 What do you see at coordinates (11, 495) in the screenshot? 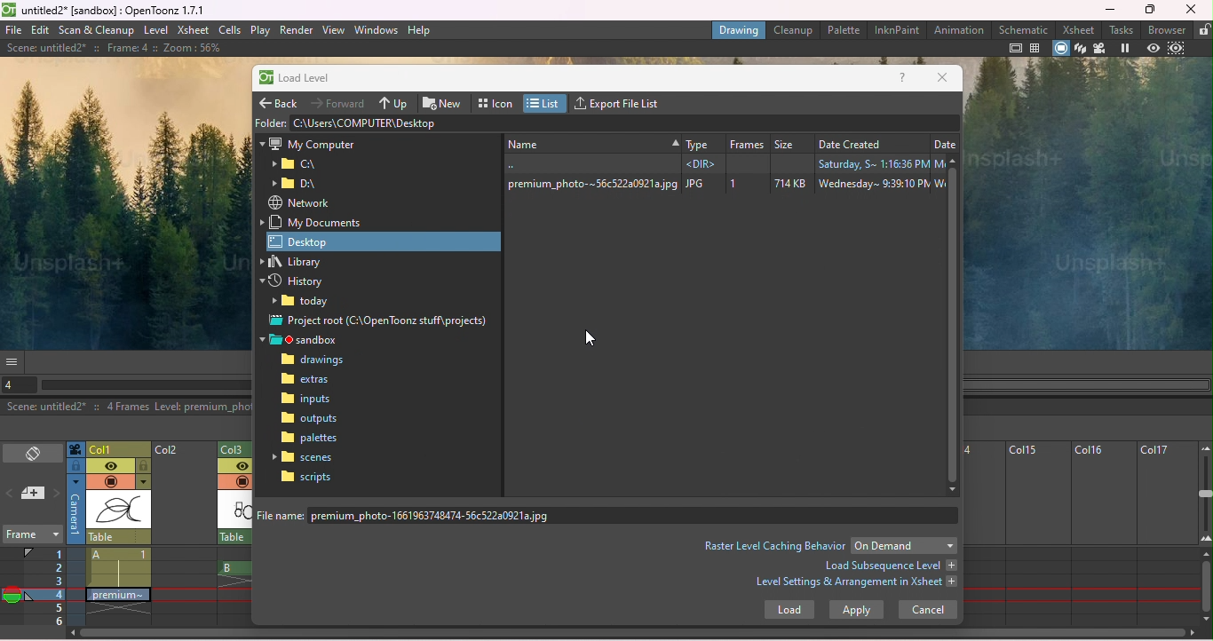
I see `Previous memo` at bounding box center [11, 495].